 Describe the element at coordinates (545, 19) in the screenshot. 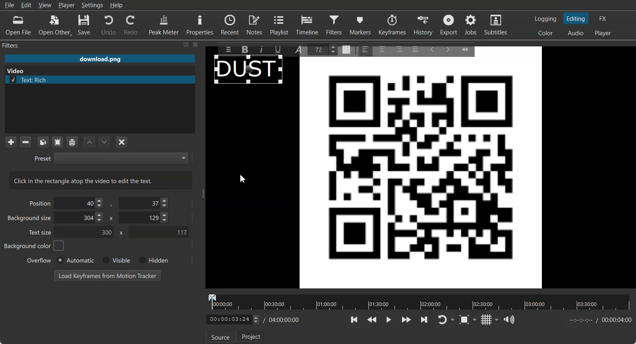

I see `Switching to the logging layout` at that location.